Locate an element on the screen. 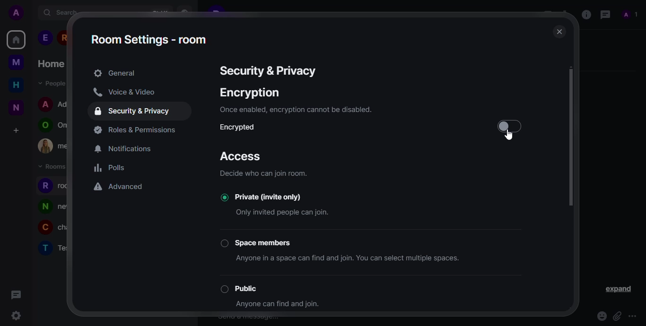 This screenshot has height=326, width=646. click to enable is located at coordinates (509, 125).